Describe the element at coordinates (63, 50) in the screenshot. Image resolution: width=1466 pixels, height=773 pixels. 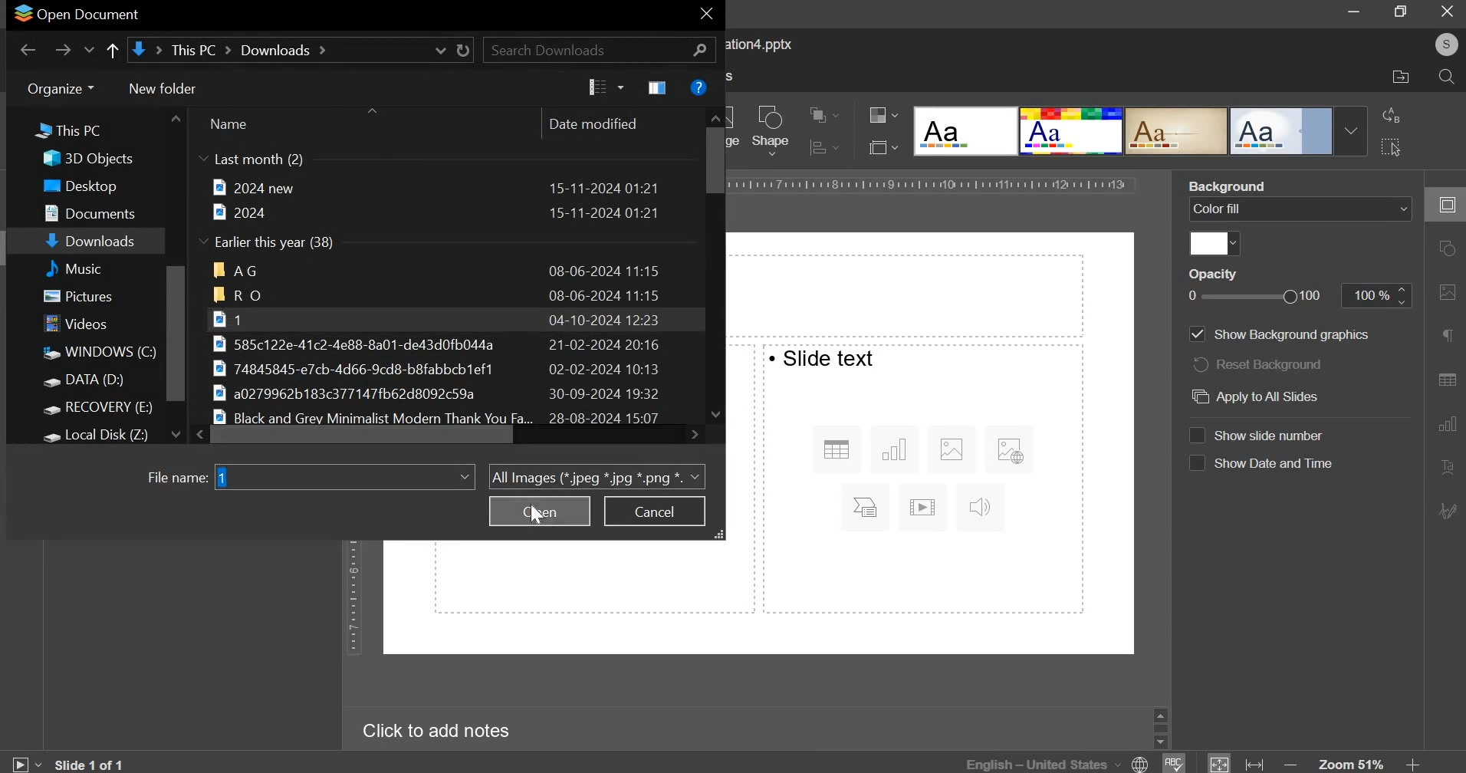
I see `forward` at that location.